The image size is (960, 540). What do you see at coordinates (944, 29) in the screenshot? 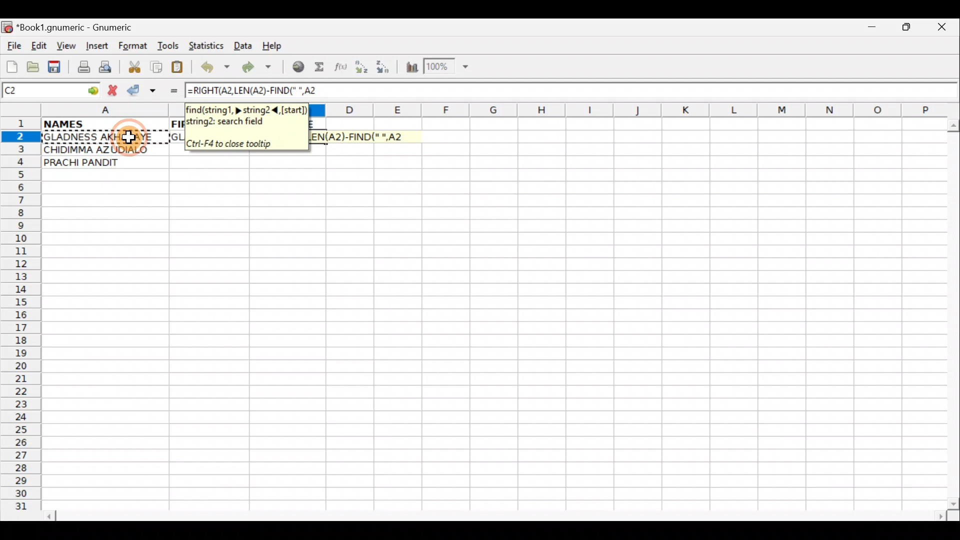
I see `Close` at bounding box center [944, 29].